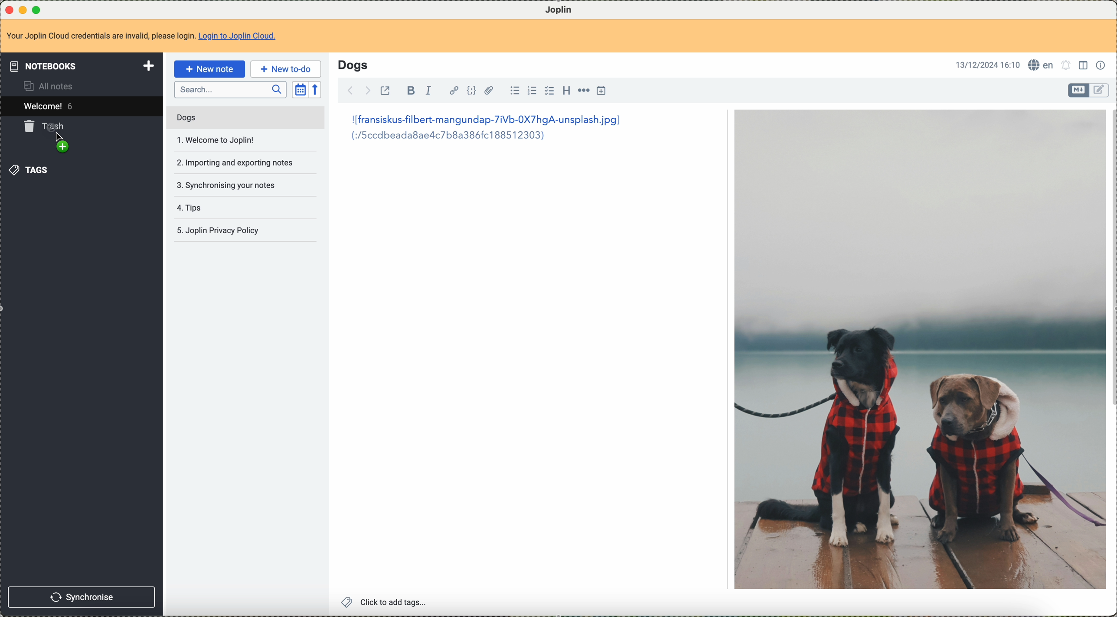 This screenshot has height=617, width=1117. What do you see at coordinates (285, 69) in the screenshot?
I see `new to-do` at bounding box center [285, 69].